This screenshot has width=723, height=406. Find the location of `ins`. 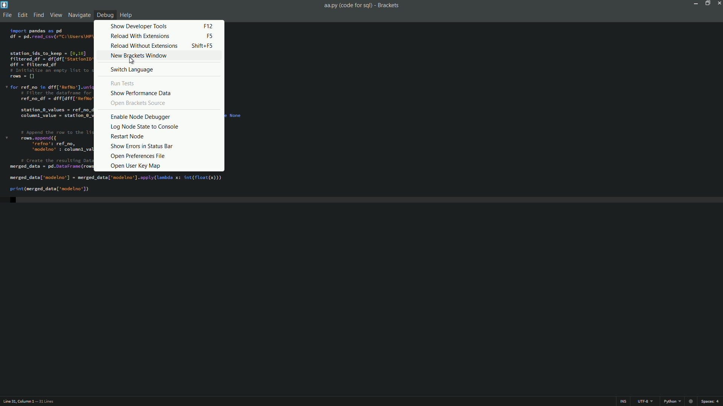

ins is located at coordinates (623, 401).